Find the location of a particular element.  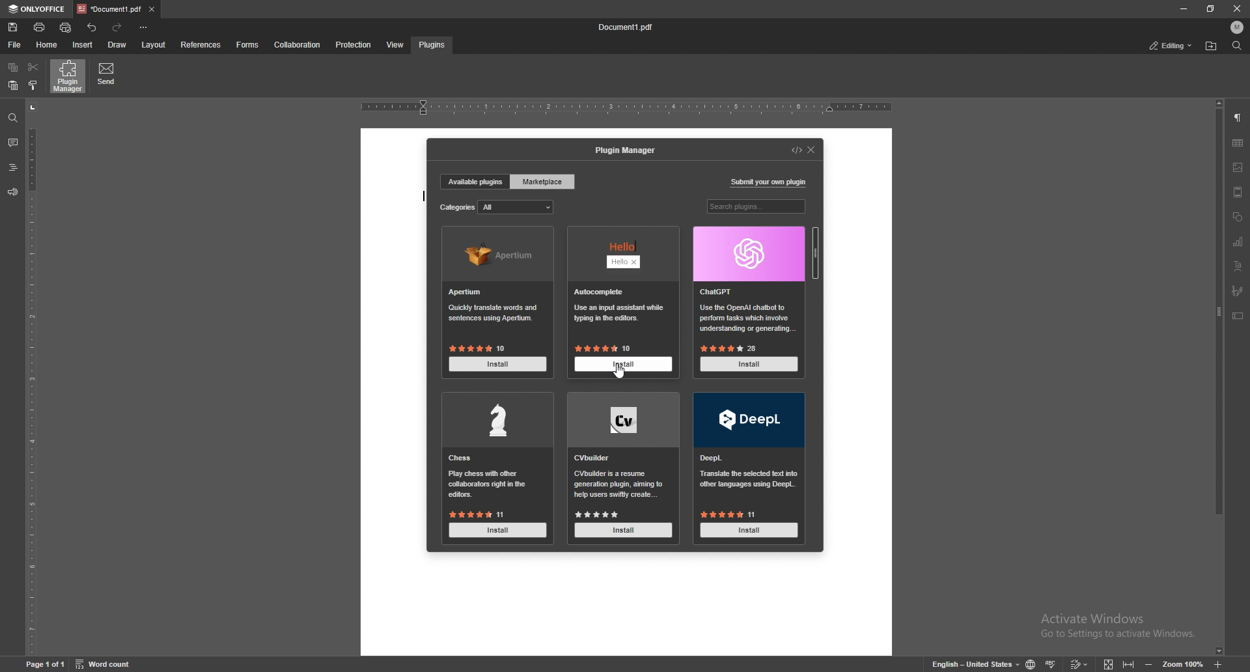

send is located at coordinates (109, 72).